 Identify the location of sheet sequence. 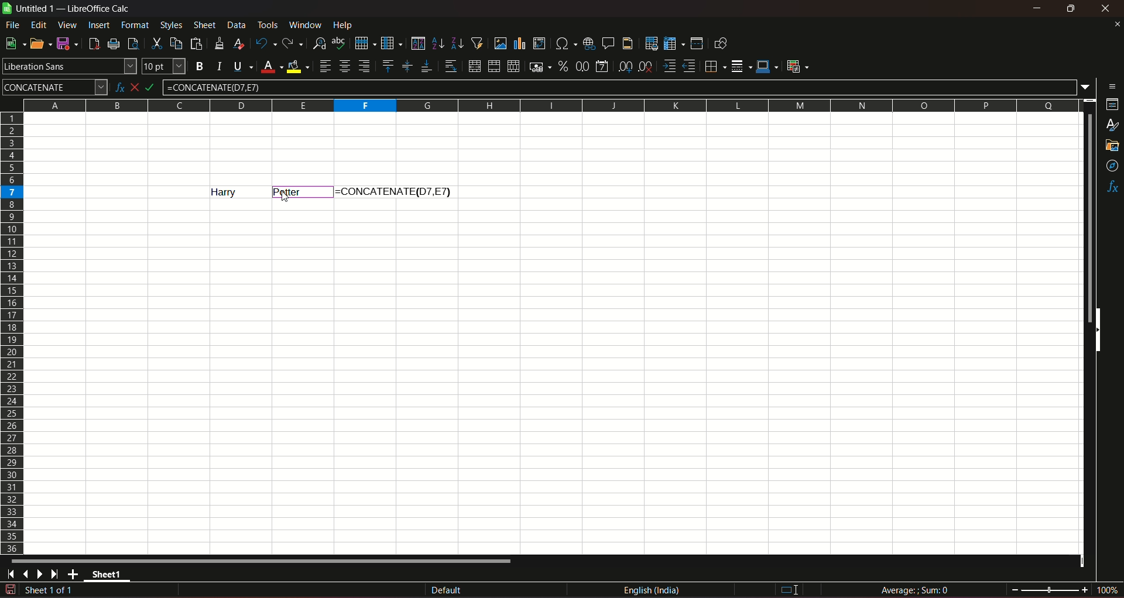
(50, 592).